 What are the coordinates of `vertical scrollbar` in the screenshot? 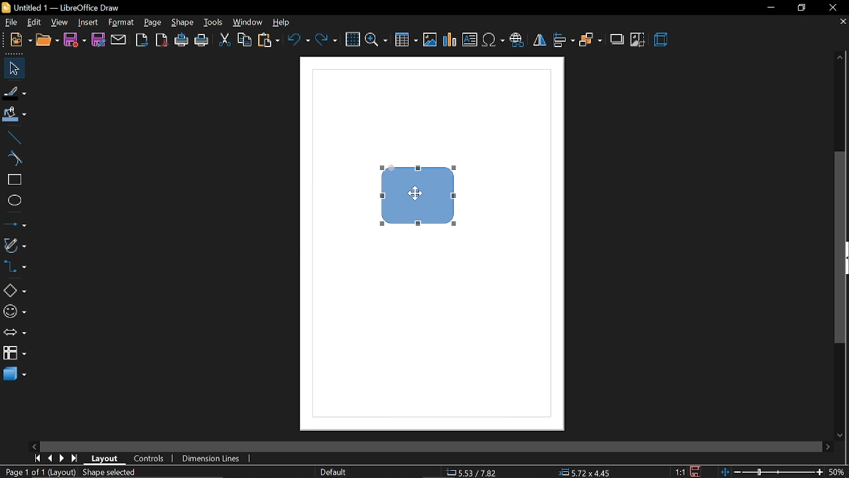 It's located at (840, 248).